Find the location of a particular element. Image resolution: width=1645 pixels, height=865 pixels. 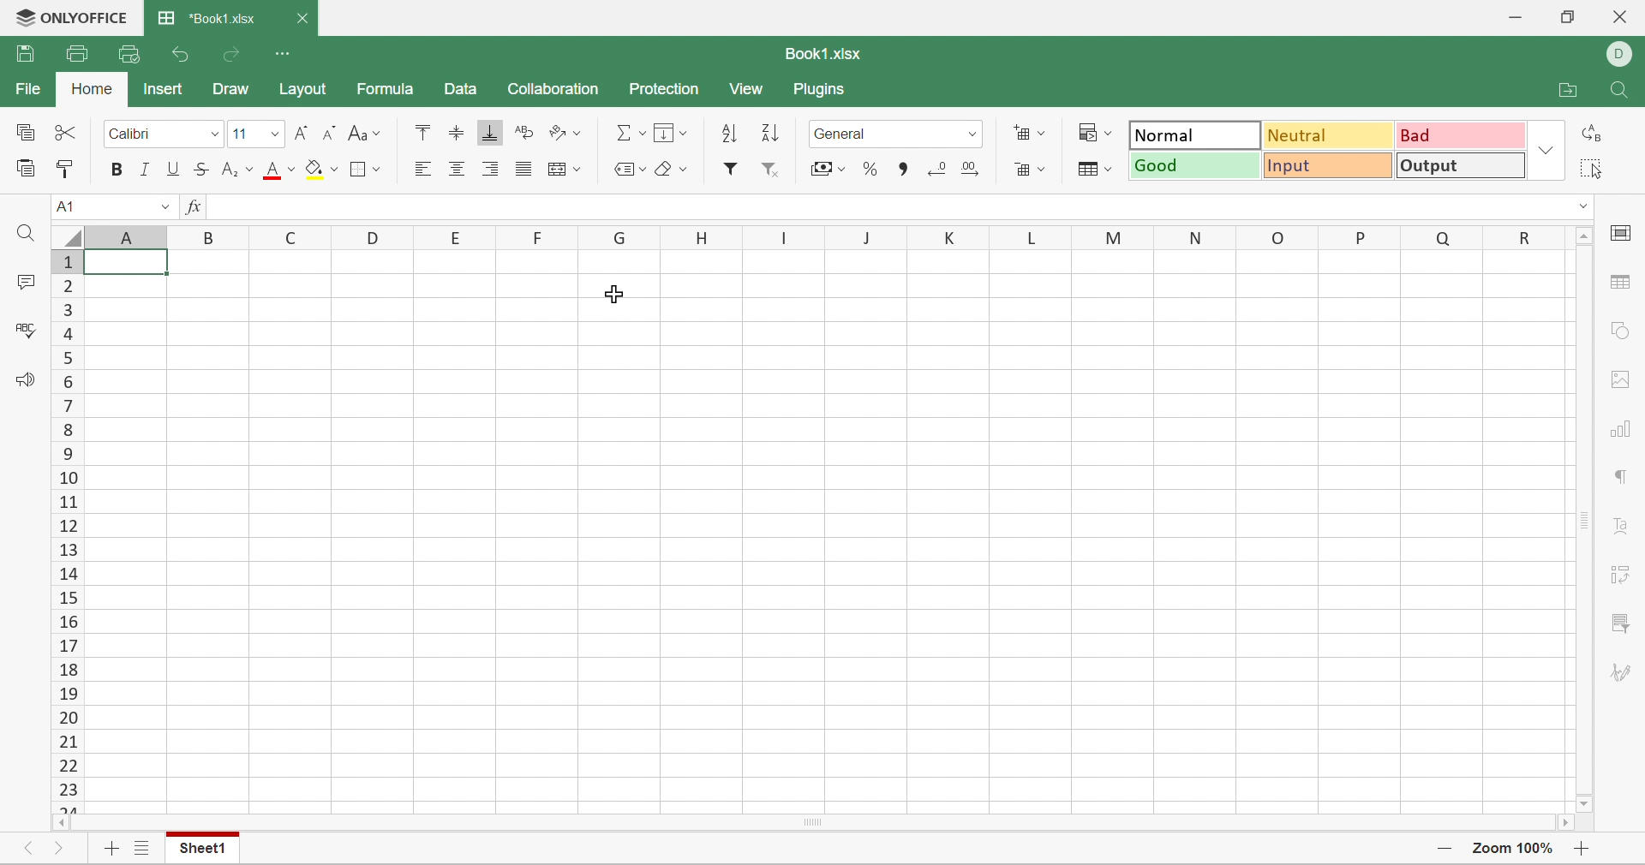

Decrease decimal is located at coordinates (936, 169).